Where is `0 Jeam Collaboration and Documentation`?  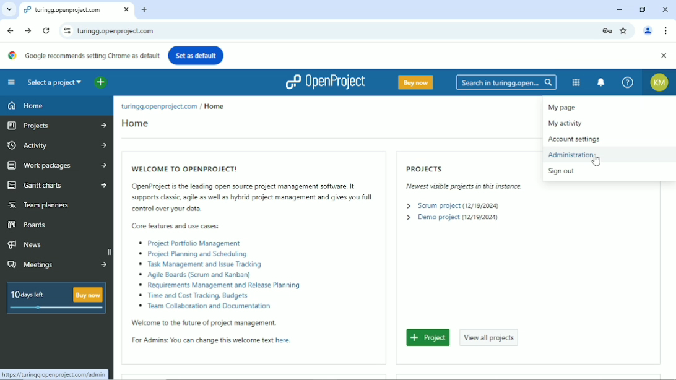 0 Jeam Collaboration and Documentation is located at coordinates (211, 306).